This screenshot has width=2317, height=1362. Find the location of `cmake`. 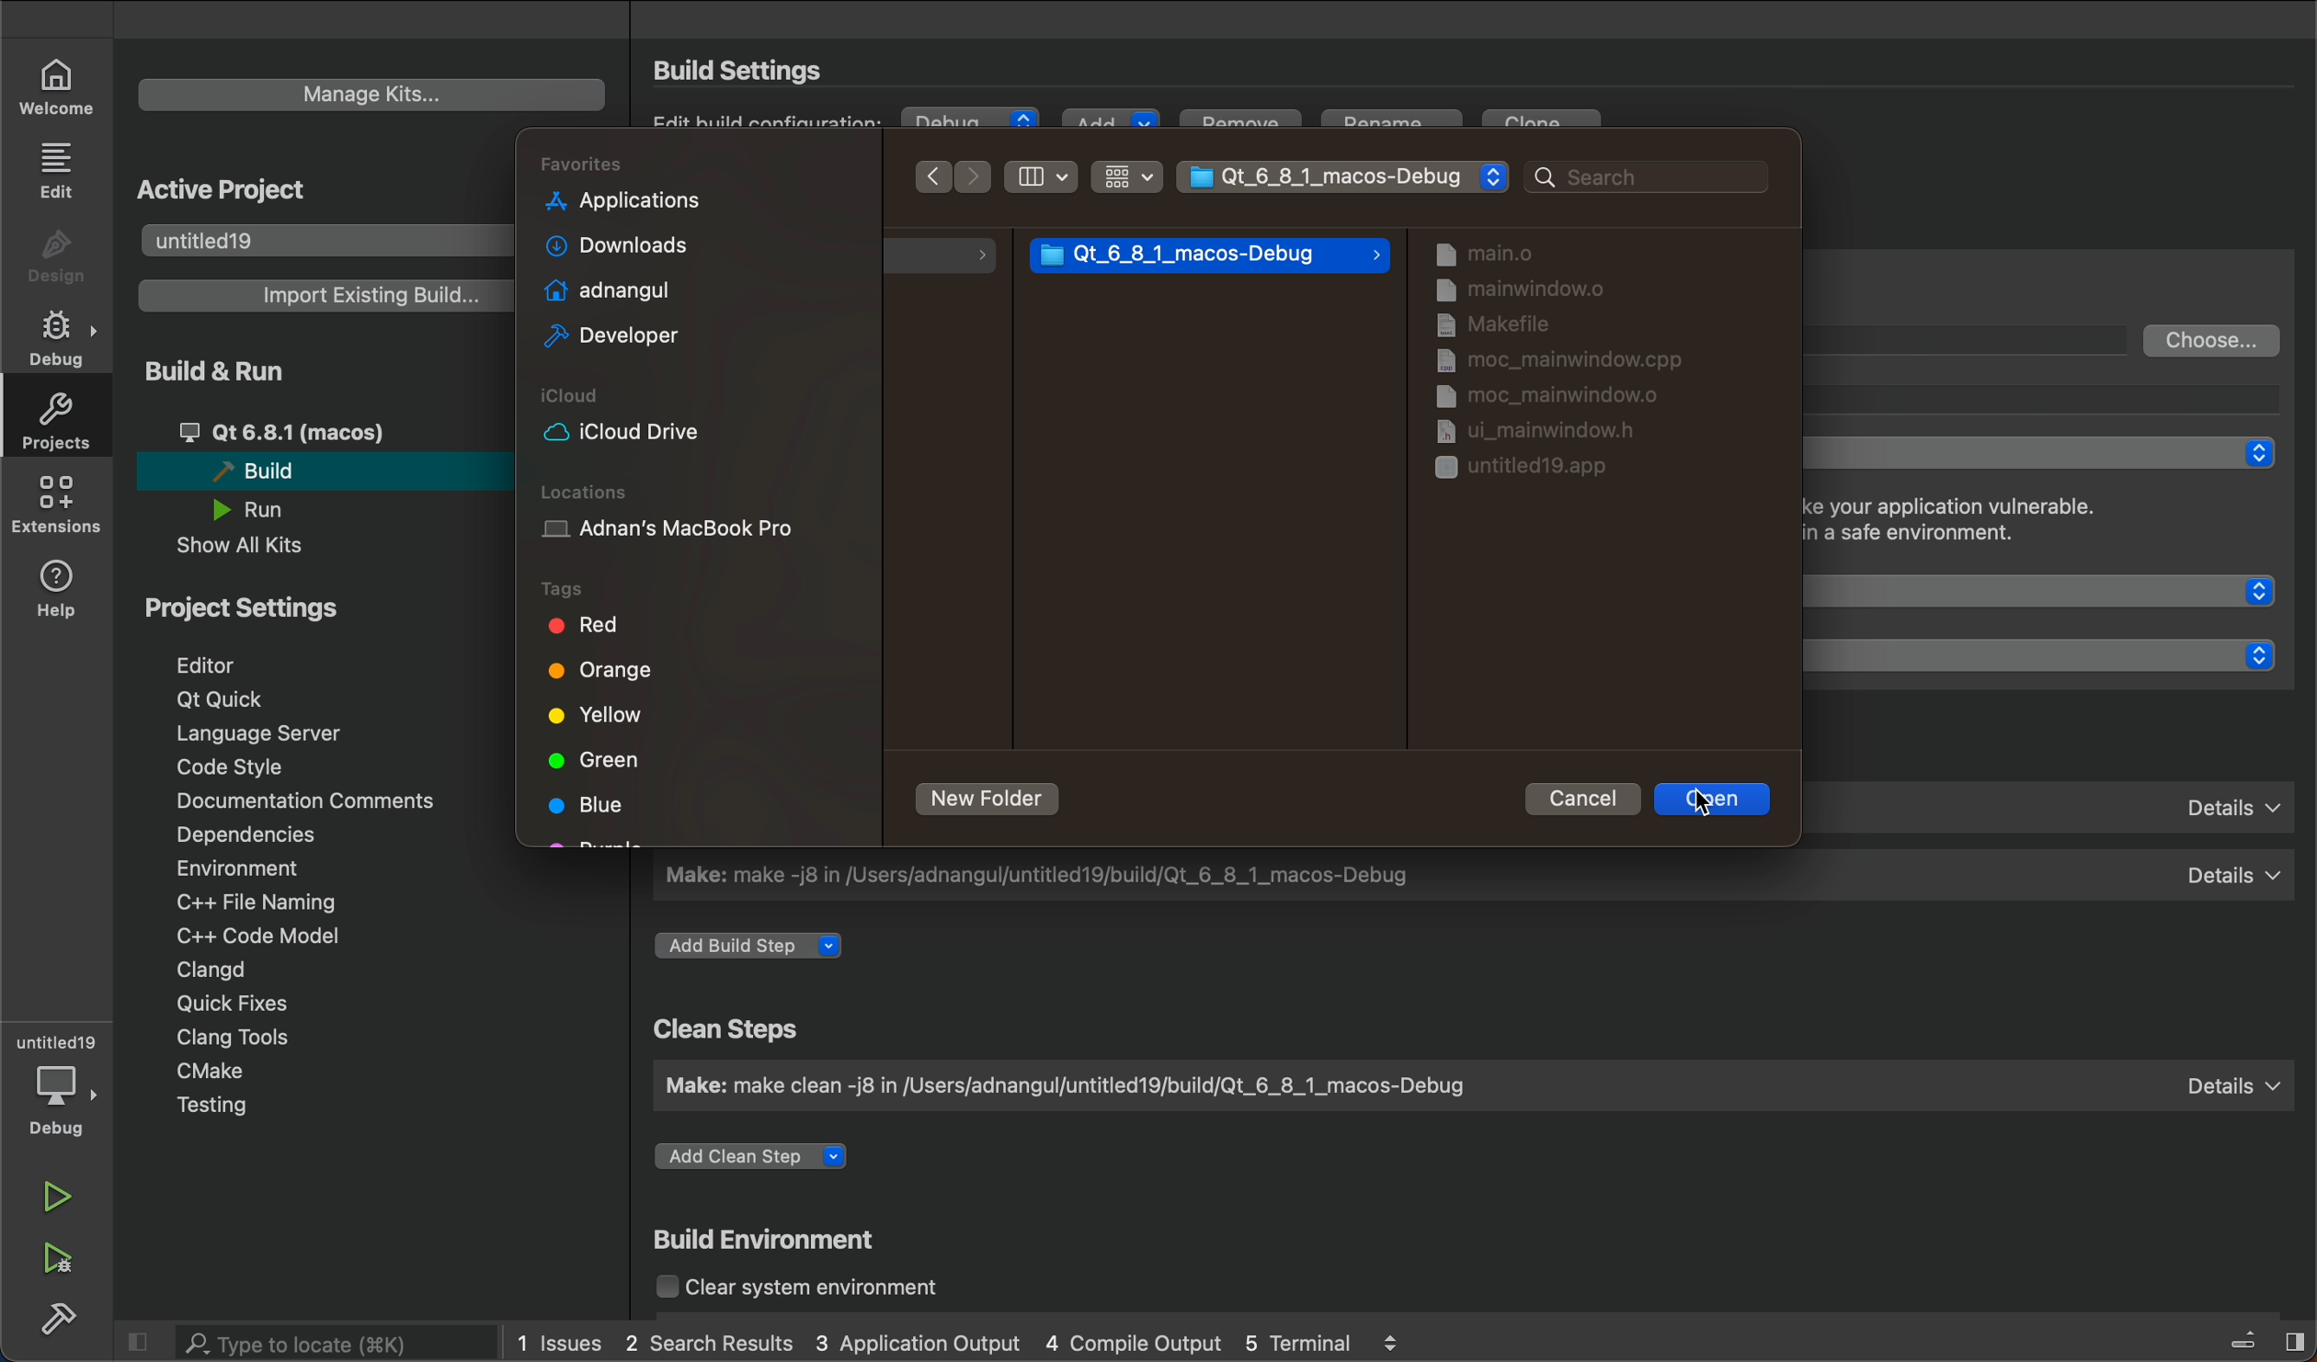

cmake is located at coordinates (223, 1073).